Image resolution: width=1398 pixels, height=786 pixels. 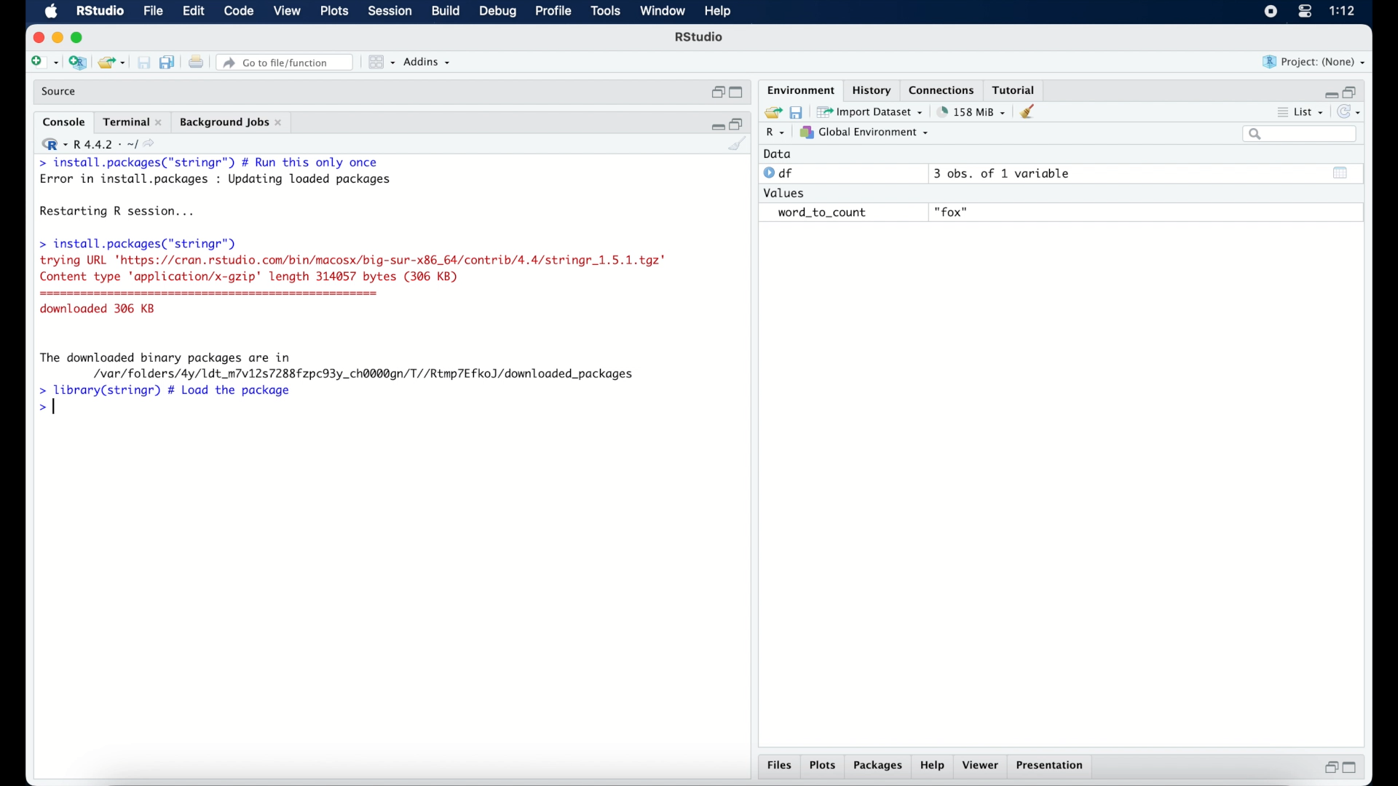 What do you see at coordinates (770, 113) in the screenshot?
I see `load workspace` at bounding box center [770, 113].